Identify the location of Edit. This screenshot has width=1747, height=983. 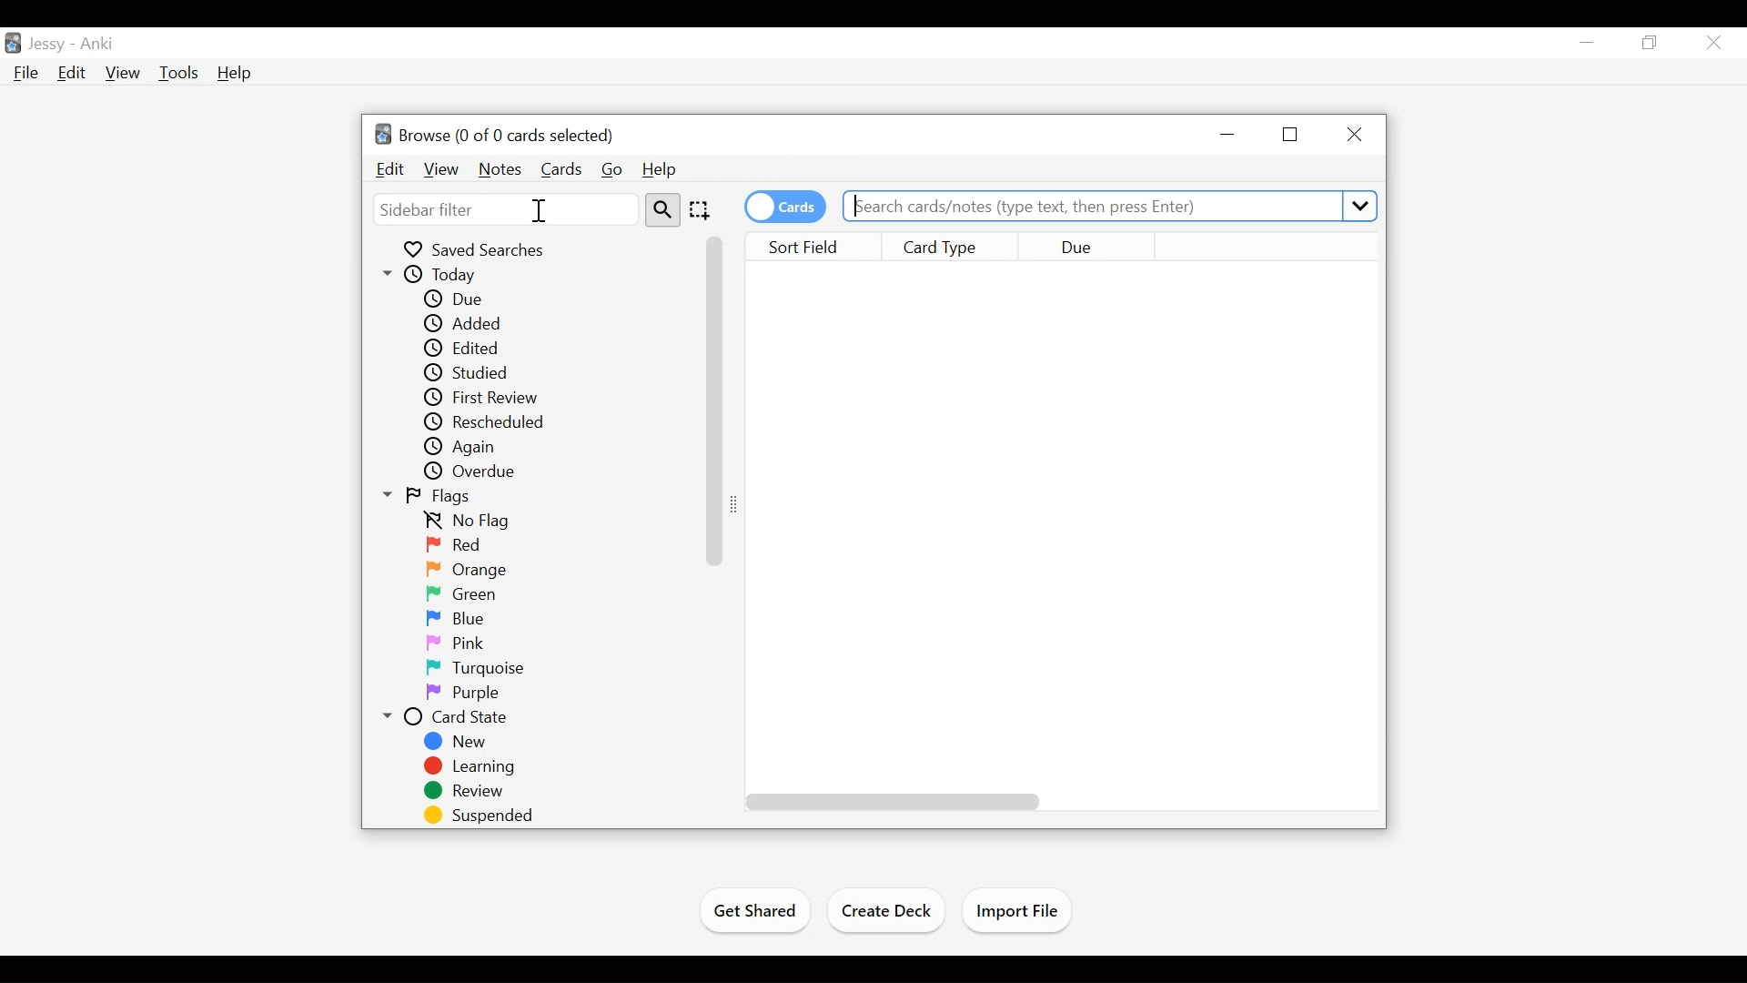
(390, 169).